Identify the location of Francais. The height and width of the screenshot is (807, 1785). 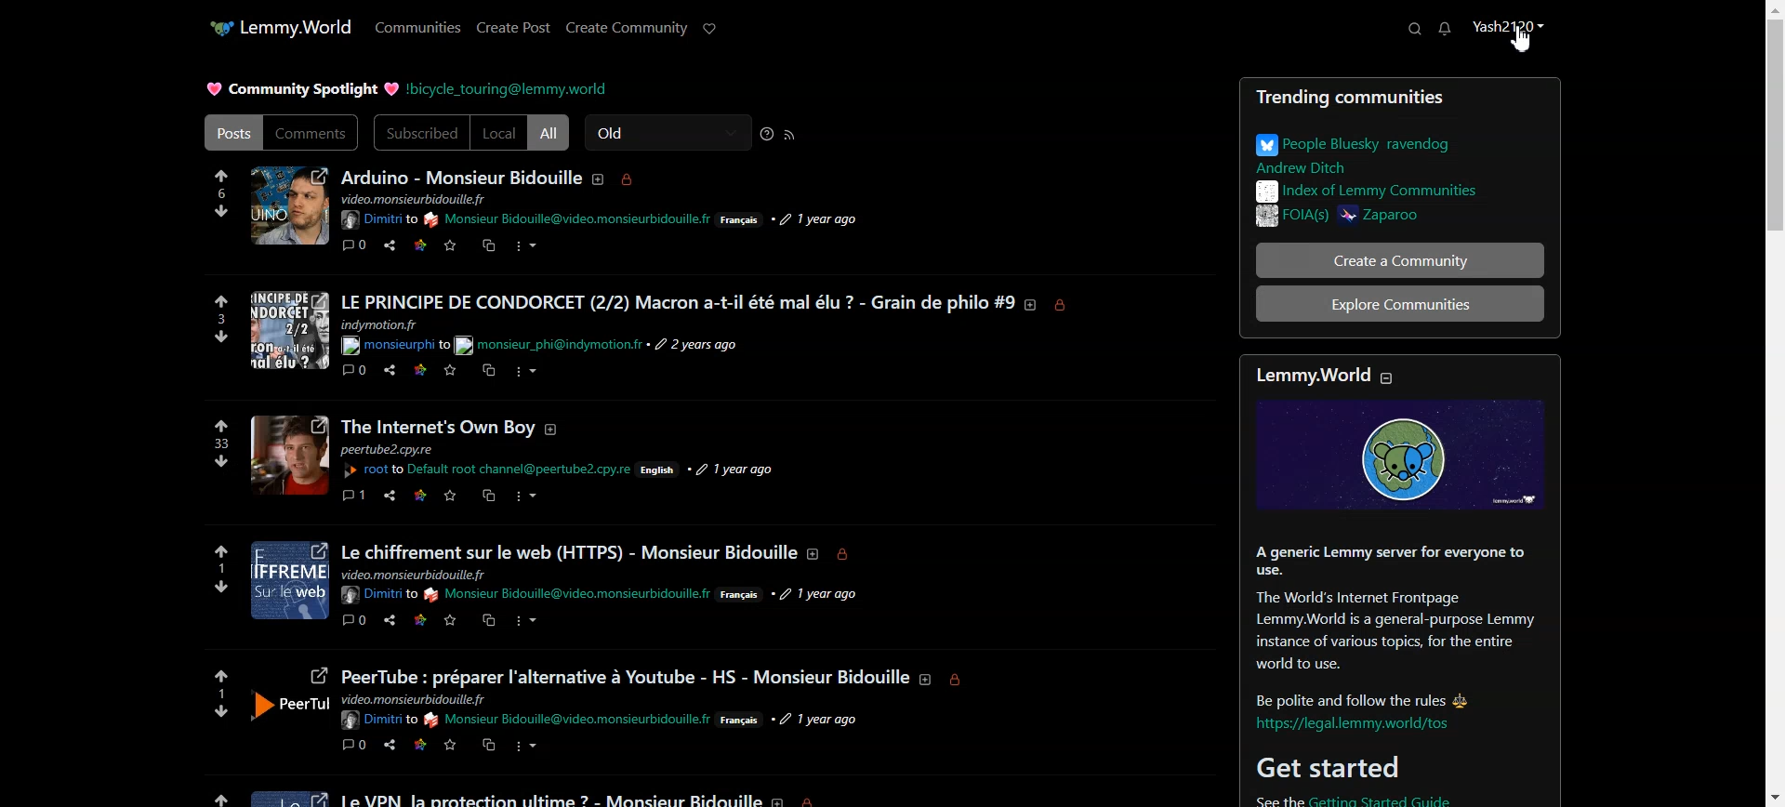
(743, 722).